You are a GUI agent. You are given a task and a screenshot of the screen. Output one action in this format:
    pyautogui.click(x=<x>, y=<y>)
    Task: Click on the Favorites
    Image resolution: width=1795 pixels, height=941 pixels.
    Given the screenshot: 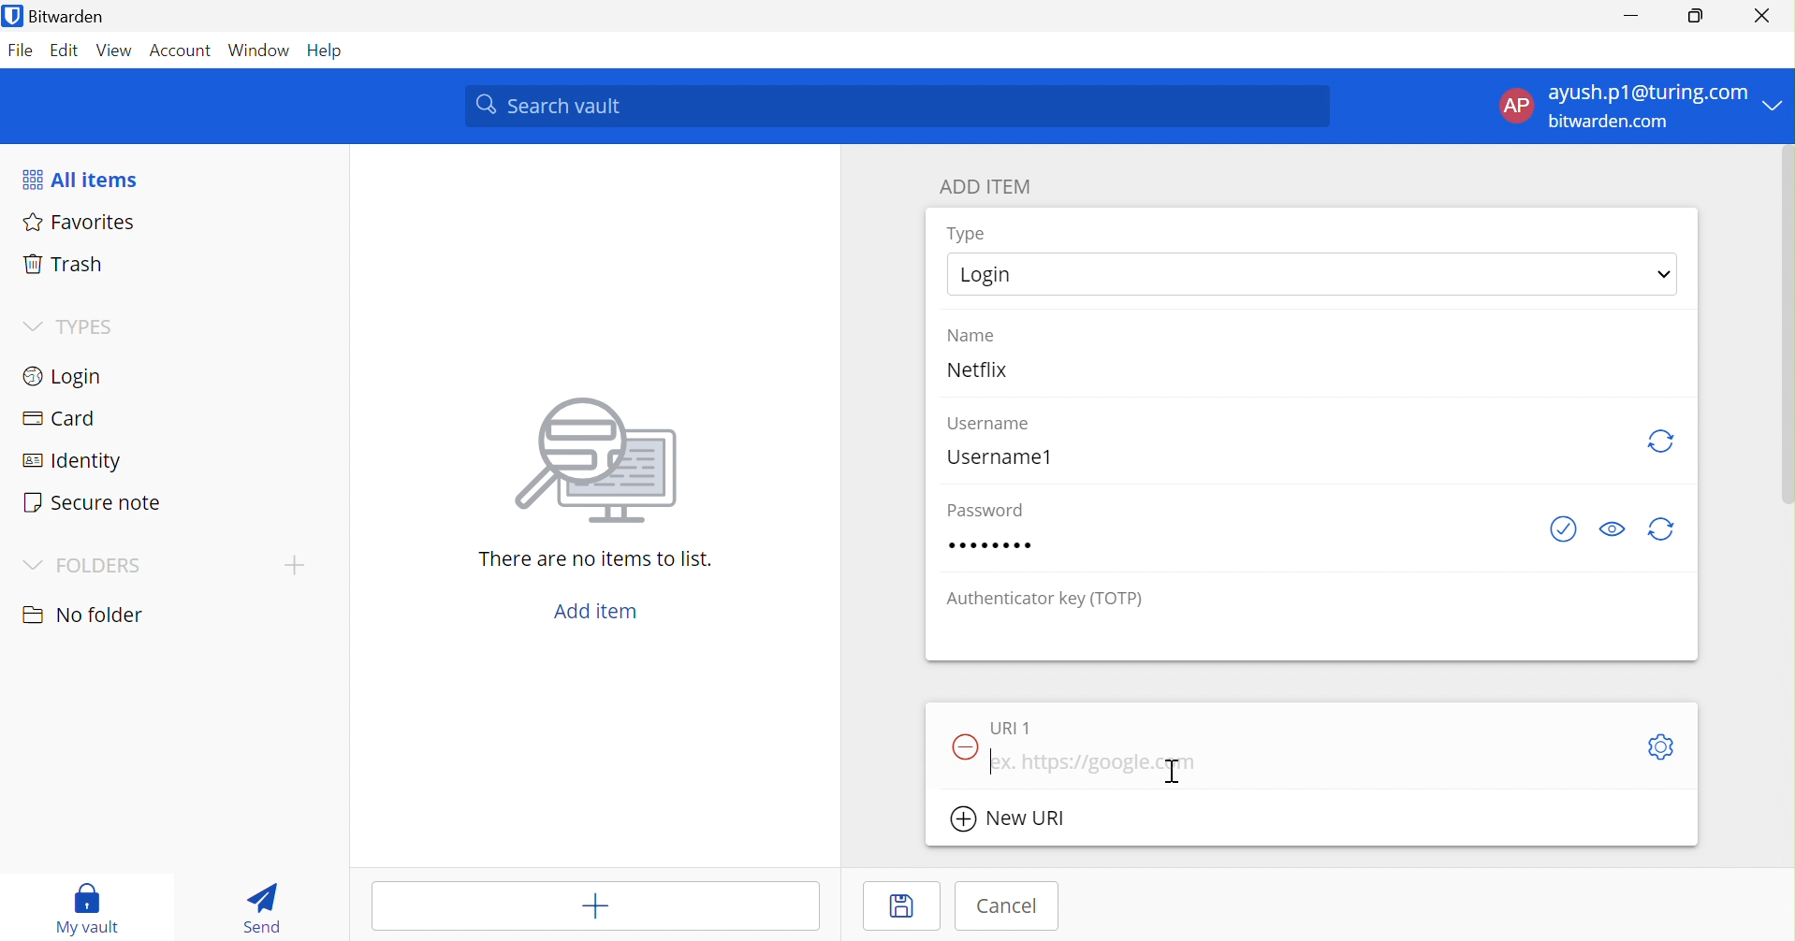 What is the action you would take?
    pyautogui.click(x=80, y=222)
    